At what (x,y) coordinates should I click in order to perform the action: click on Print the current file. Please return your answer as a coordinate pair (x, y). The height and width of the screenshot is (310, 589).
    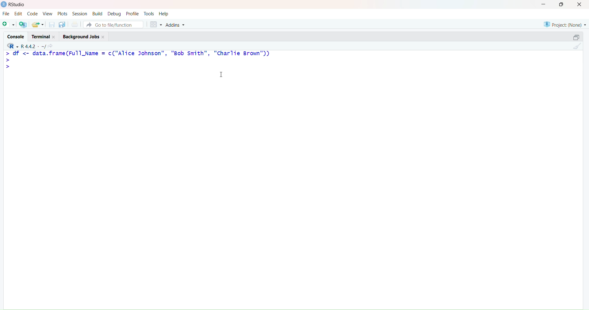
    Looking at the image, I should click on (74, 25).